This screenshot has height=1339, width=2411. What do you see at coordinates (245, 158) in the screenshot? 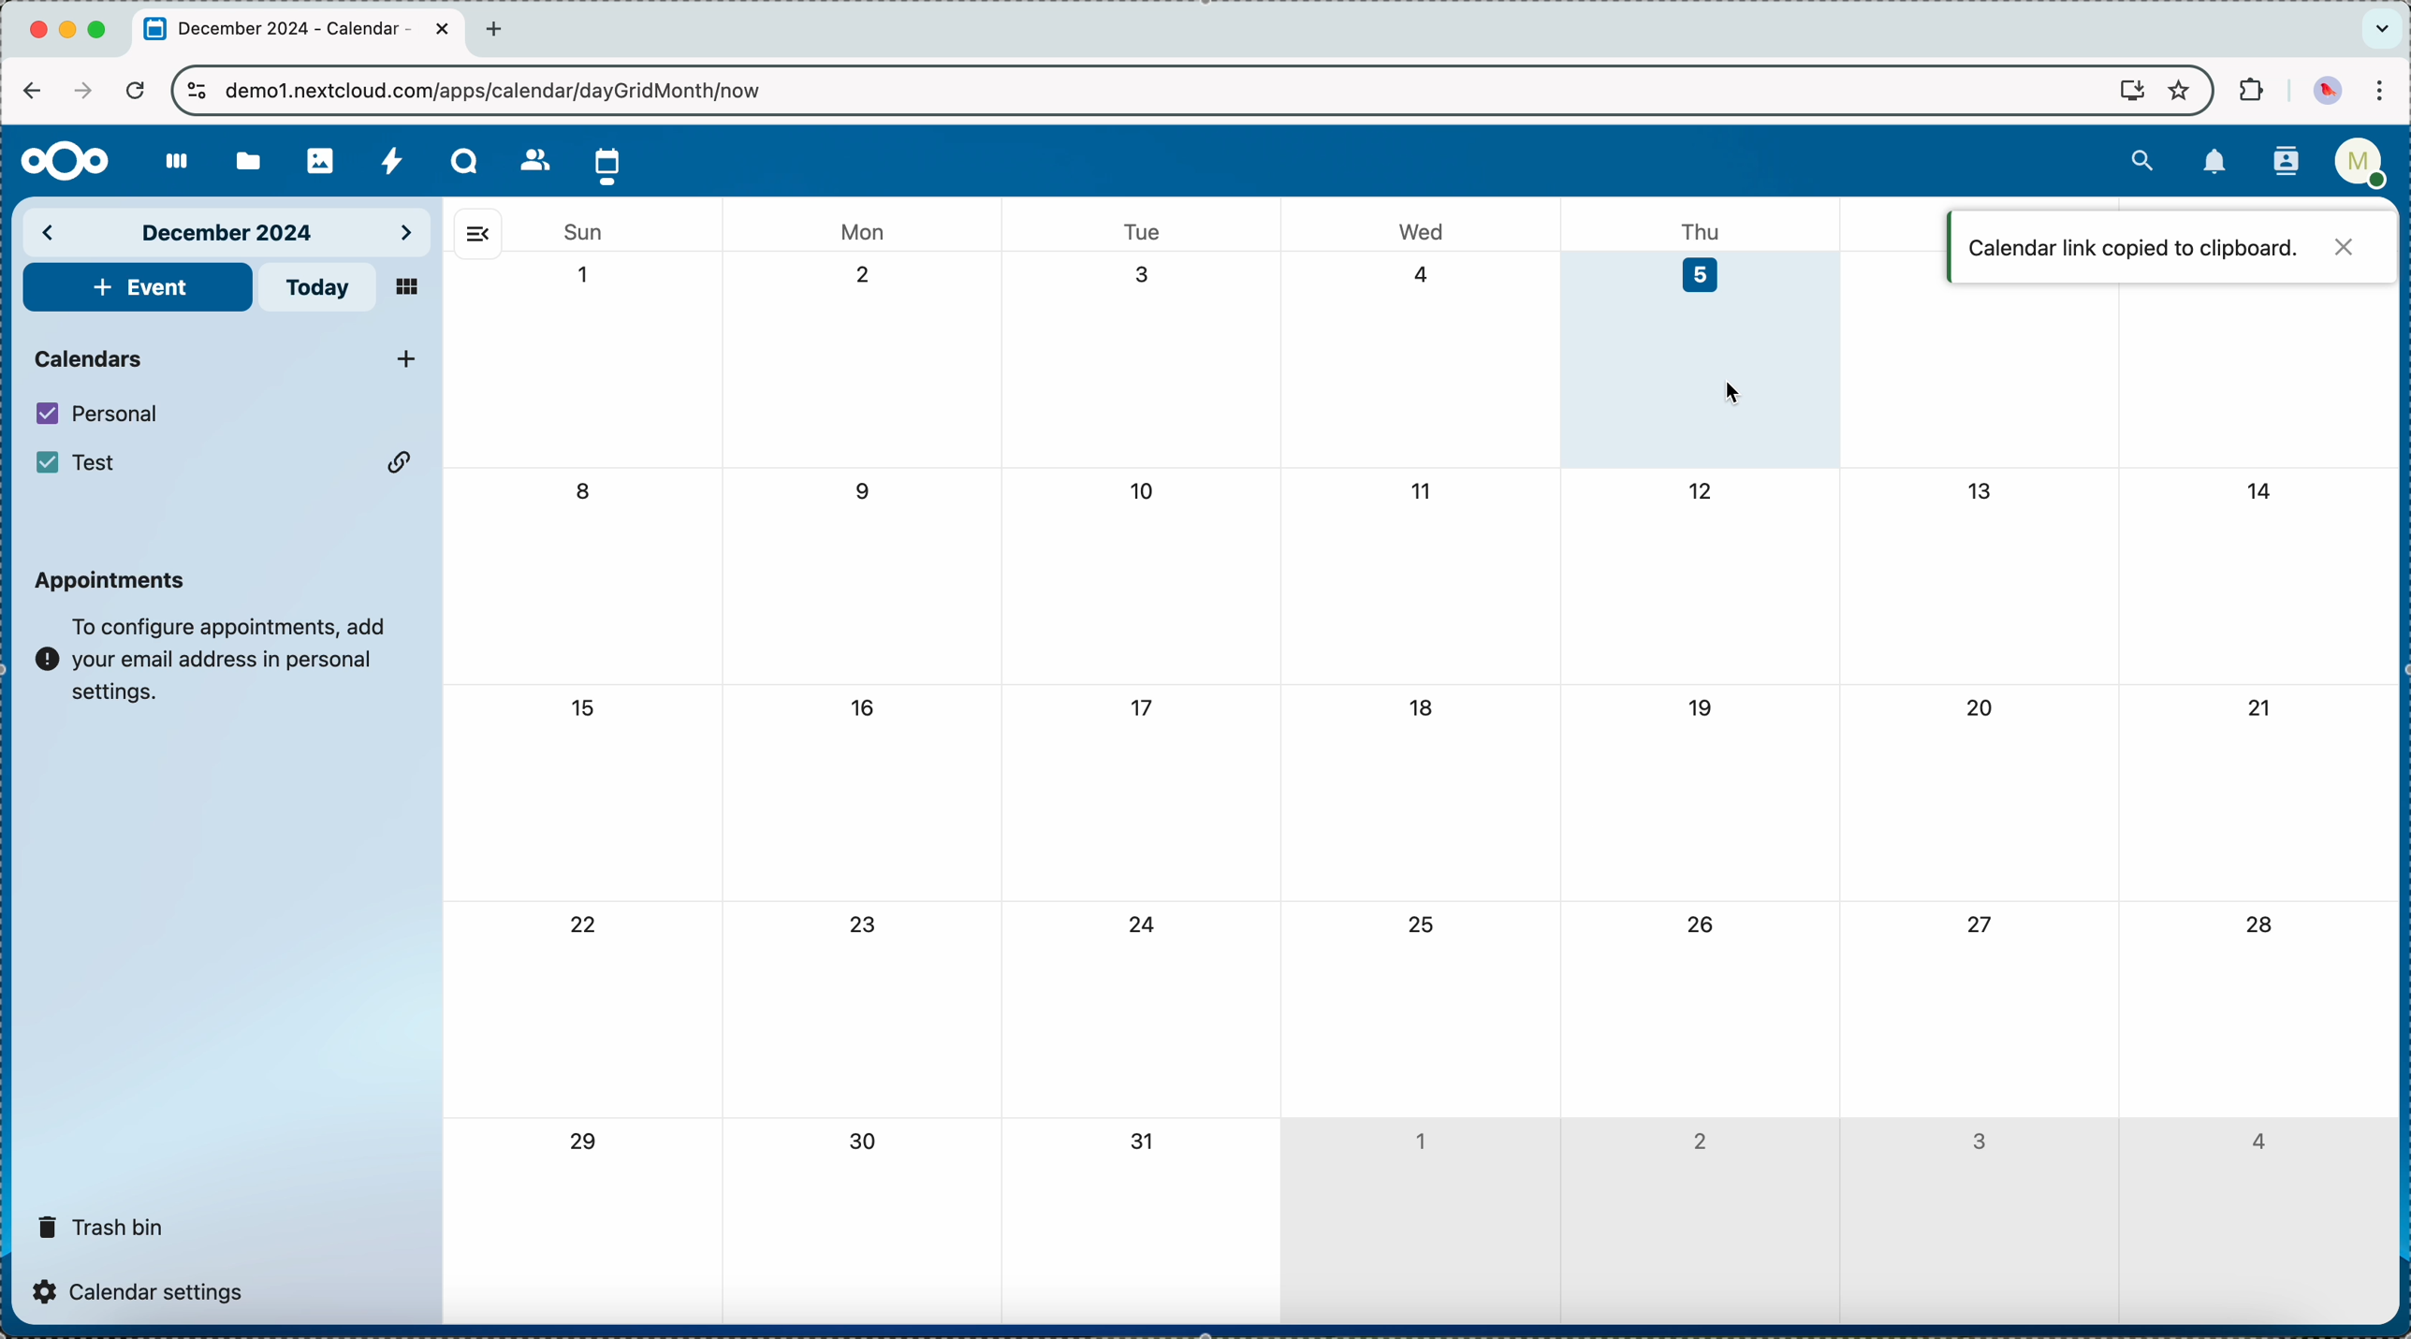
I see `files` at bounding box center [245, 158].